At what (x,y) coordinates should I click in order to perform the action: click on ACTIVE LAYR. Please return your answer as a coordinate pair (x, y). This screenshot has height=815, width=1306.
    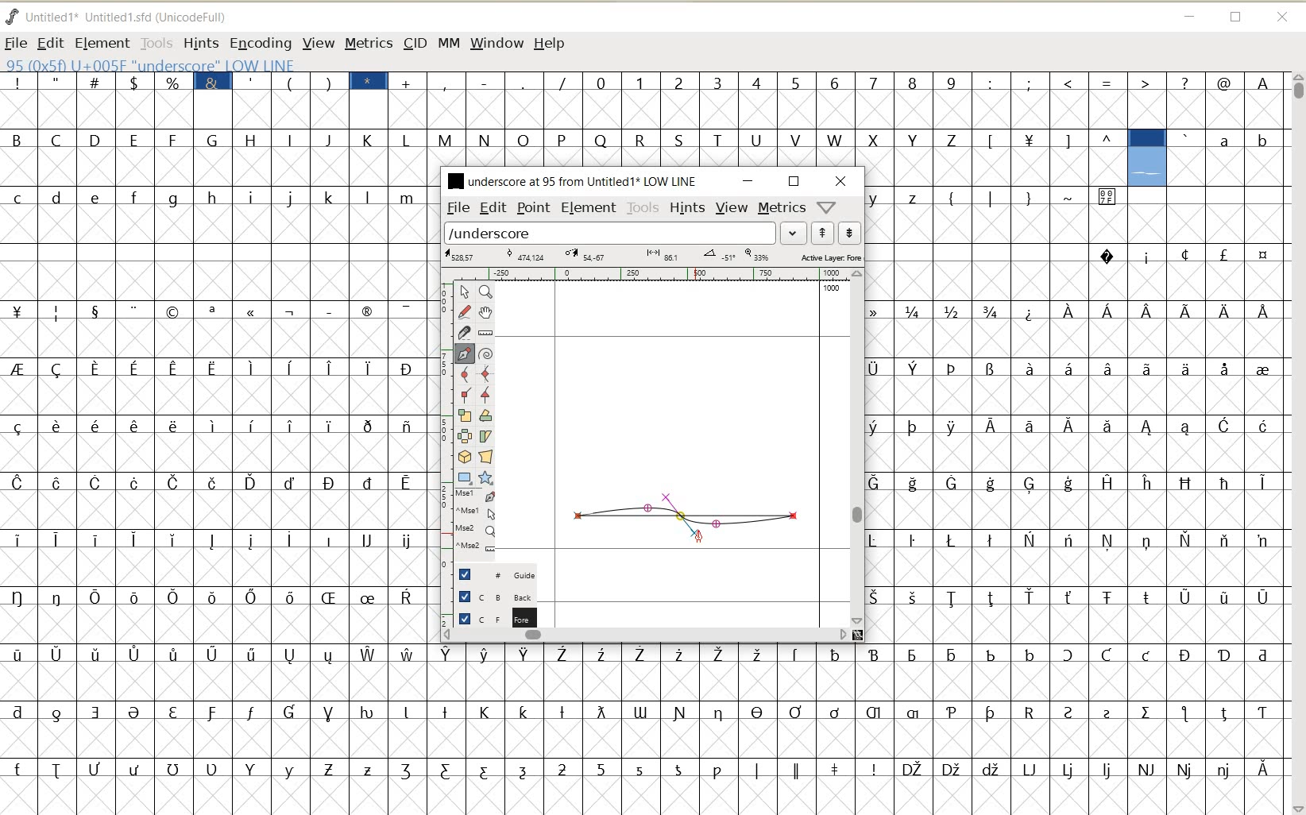
    Looking at the image, I should click on (653, 256).